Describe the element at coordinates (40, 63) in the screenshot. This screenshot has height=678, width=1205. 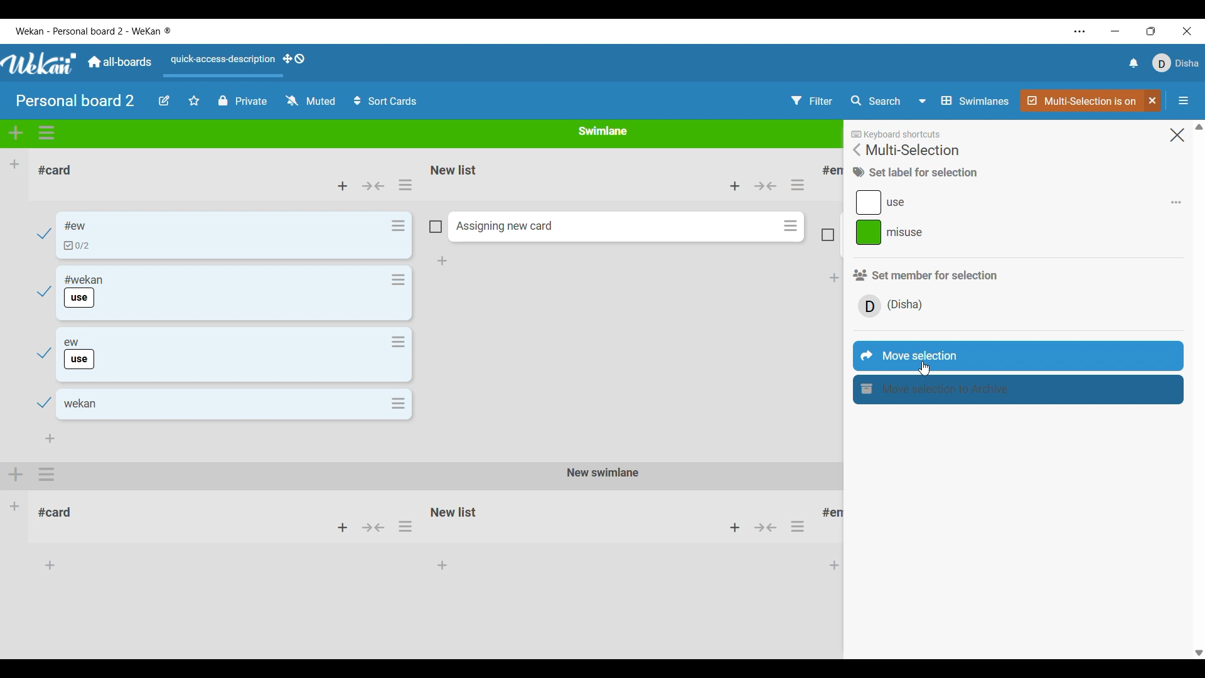
I see `Logo of software` at that location.